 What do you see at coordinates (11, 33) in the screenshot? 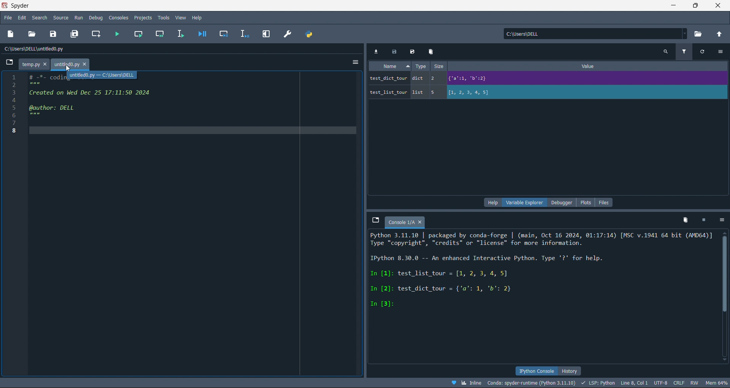
I see `new file` at bounding box center [11, 33].